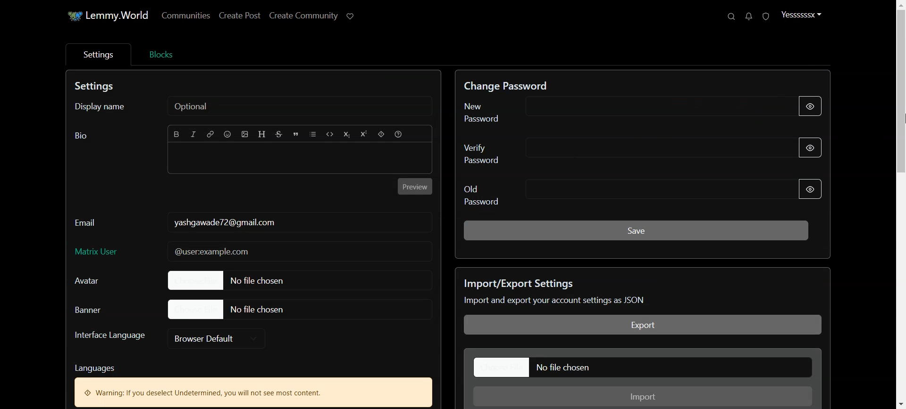 The width and height of the screenshot is (906, 409). I want to click on Search, so click(731, 16).